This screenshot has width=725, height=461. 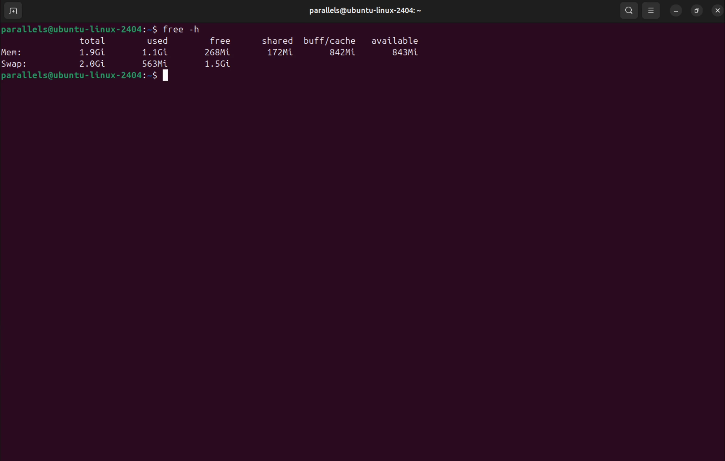 I want to click on free , so click(x=222, y=40).